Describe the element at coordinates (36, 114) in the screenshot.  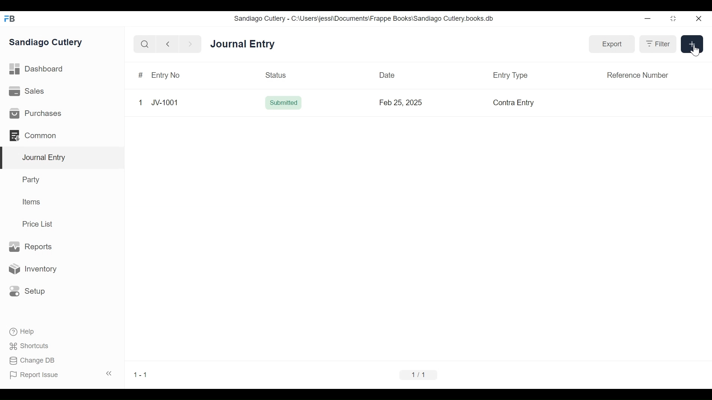
I see `Purchases` at that location.